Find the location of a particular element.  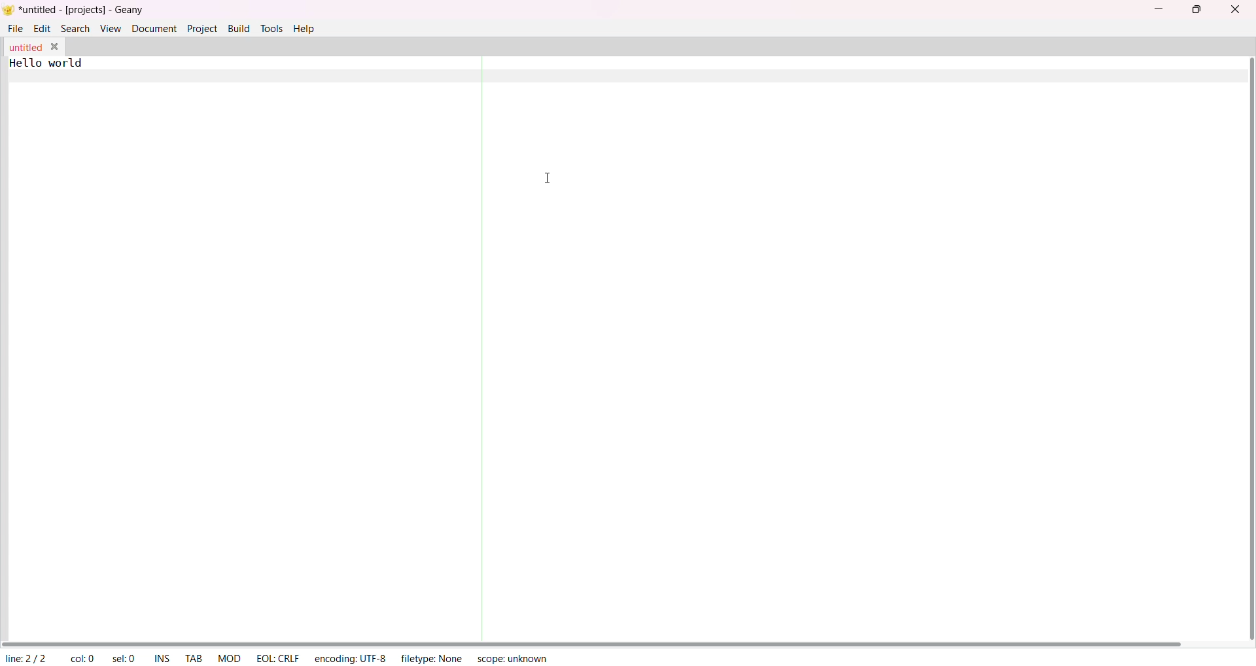

minimize is located at coordinates (1162, 8).